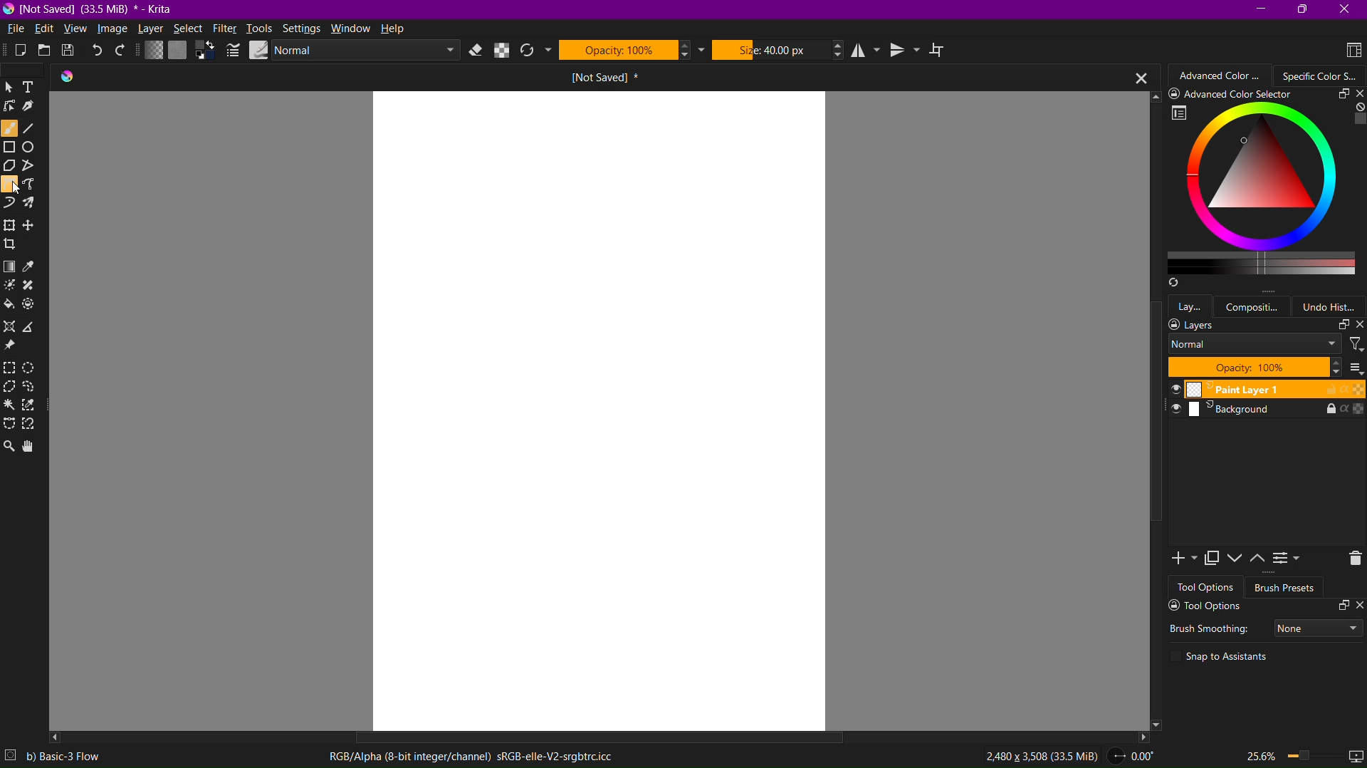 This screenshot has height=768, width=1367. Describe the element at coordinates (1208, 587) in the screenshot. I see `Tool Options` at that location.